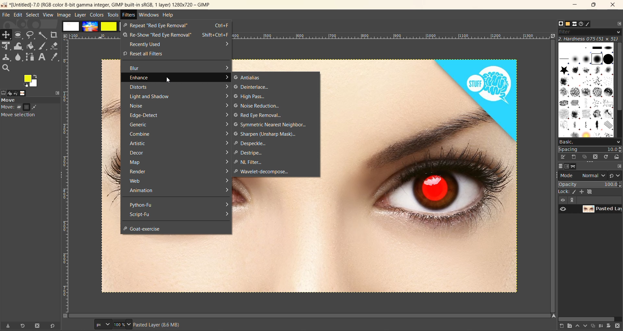  Describe the element at coordinates (25, 93) in the screenshot. I see `images` at that location.